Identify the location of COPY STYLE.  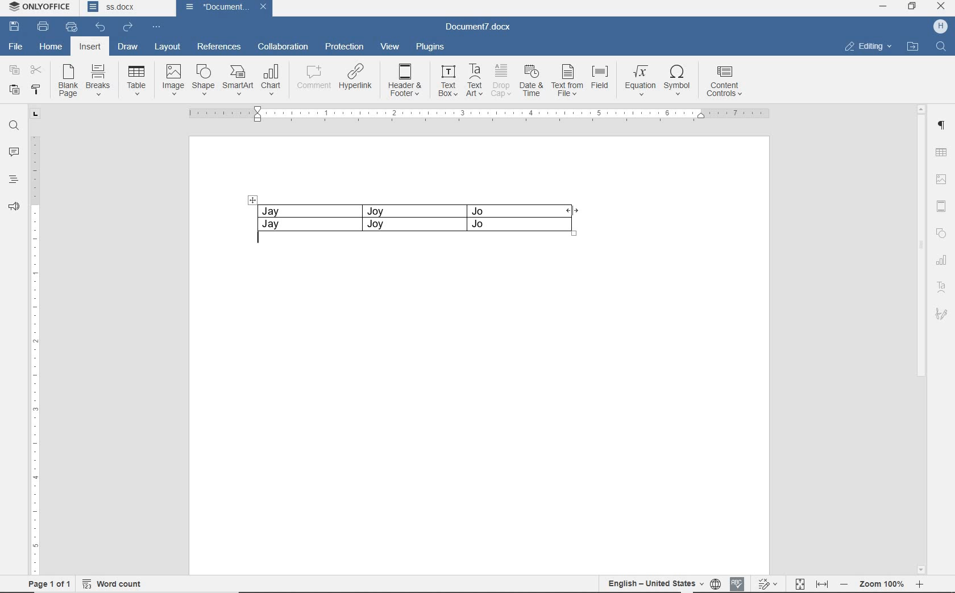
(36, 90).